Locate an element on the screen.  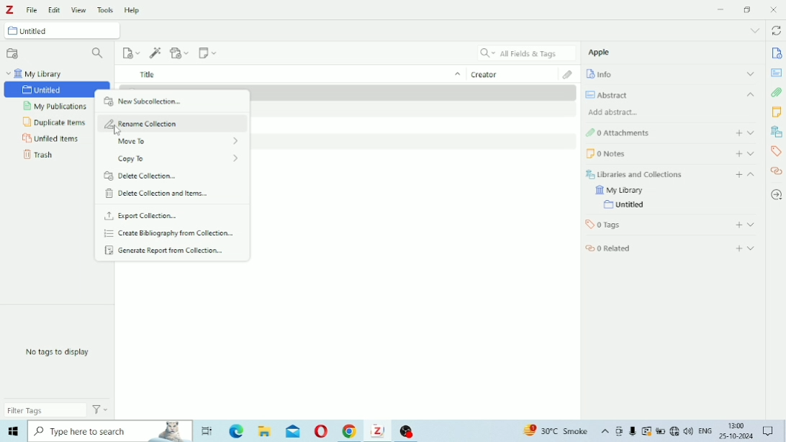
Info is located at coordinates (670, 74).